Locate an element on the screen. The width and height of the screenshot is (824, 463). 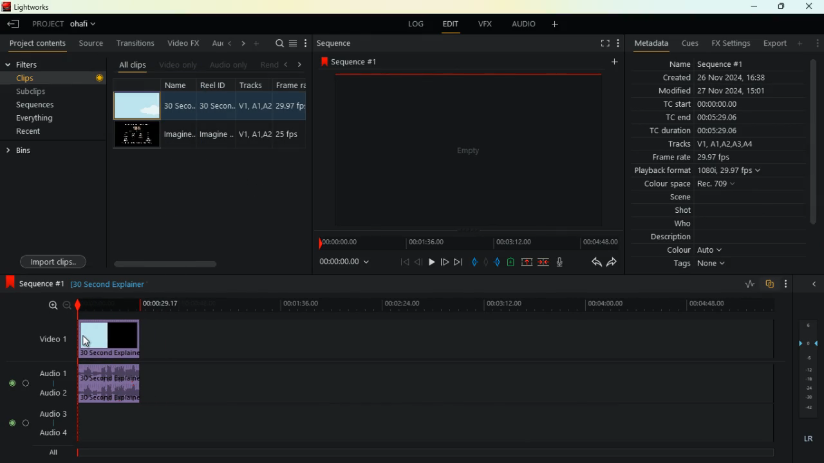
mic is located at coordinates (559, 262).